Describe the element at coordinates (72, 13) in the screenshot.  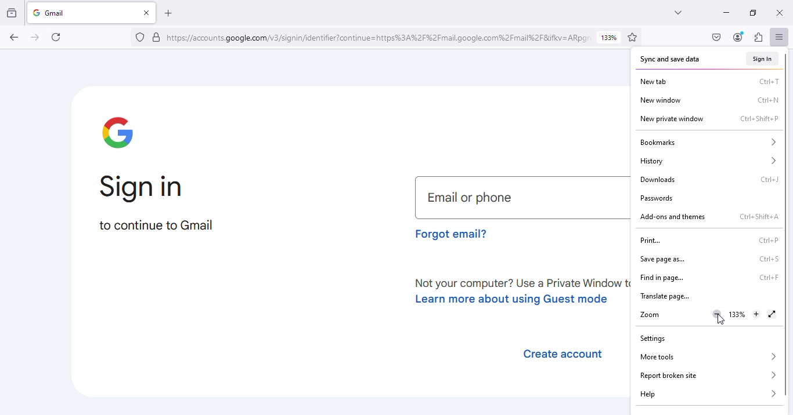
I see `gmail` at that location.